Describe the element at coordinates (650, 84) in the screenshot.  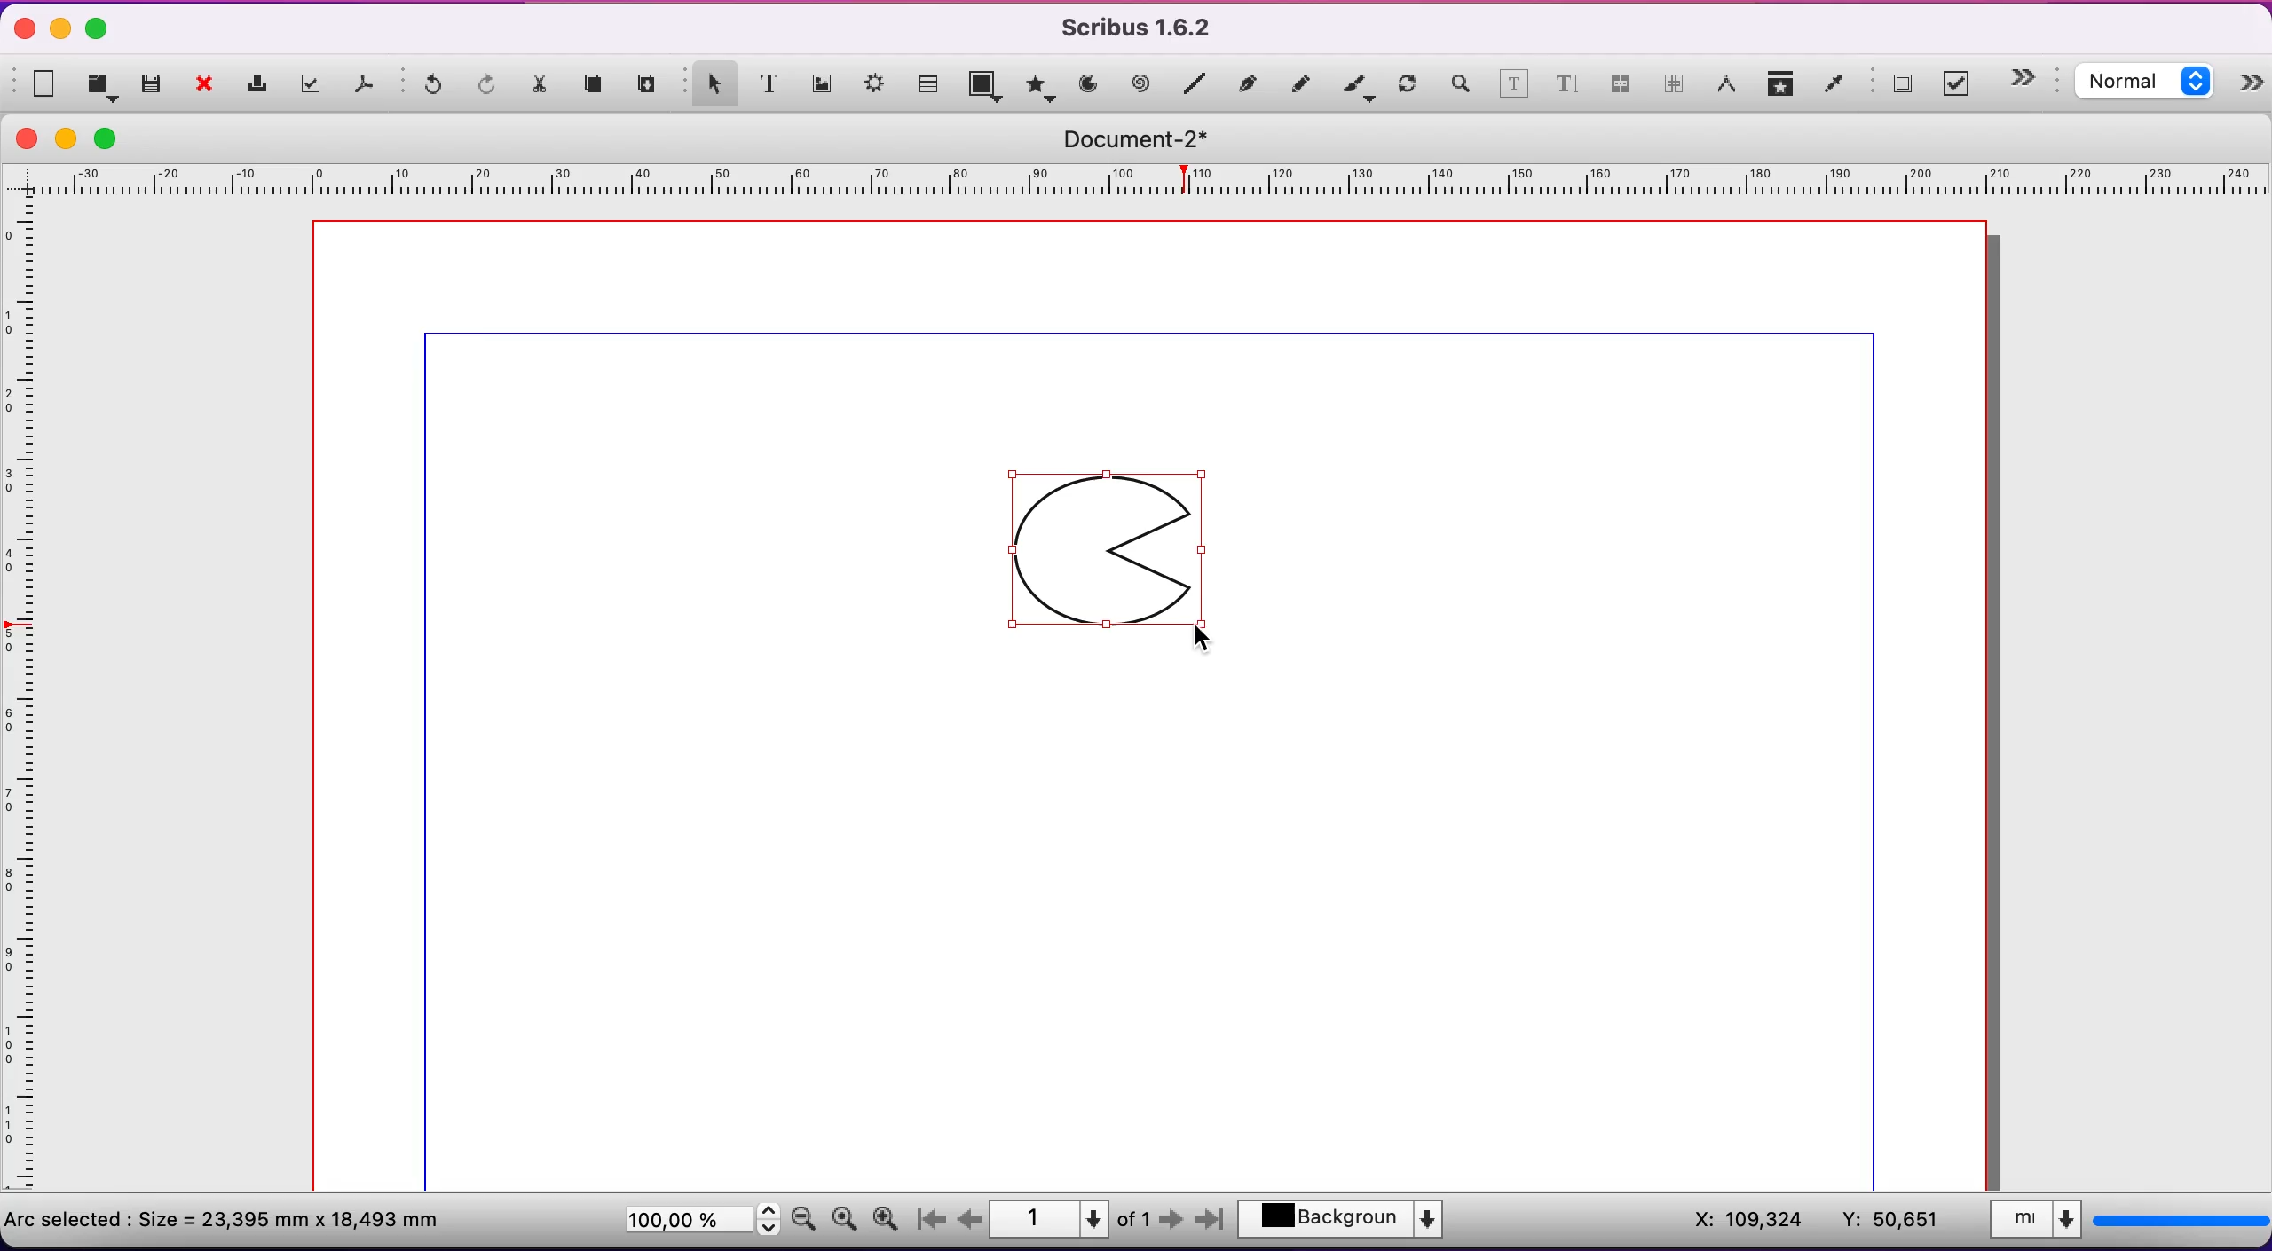
I see `paste` at that location.